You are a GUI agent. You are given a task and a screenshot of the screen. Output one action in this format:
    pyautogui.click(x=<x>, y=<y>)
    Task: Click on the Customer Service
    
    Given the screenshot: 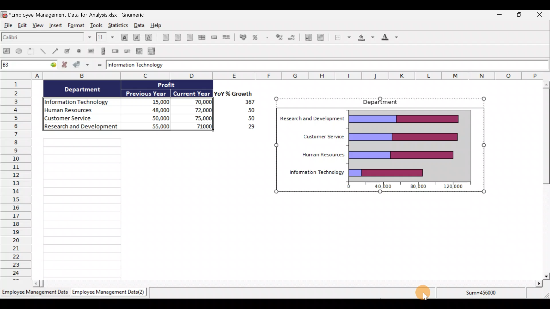 What is the action you would take?
    pyautogui.click(x=83, y=119)
    